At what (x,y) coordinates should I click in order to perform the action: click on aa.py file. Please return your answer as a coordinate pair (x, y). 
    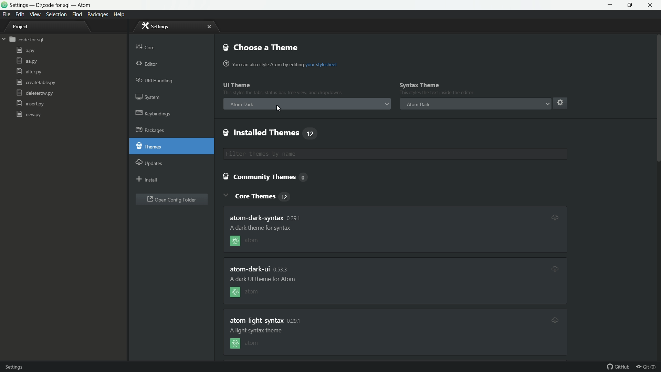
    Looking at the image, I should click on (27, 61).